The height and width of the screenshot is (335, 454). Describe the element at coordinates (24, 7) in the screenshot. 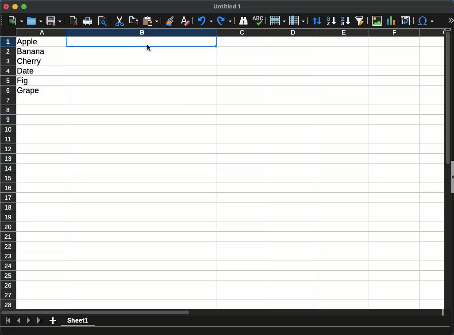

I see `maximize` at that location.